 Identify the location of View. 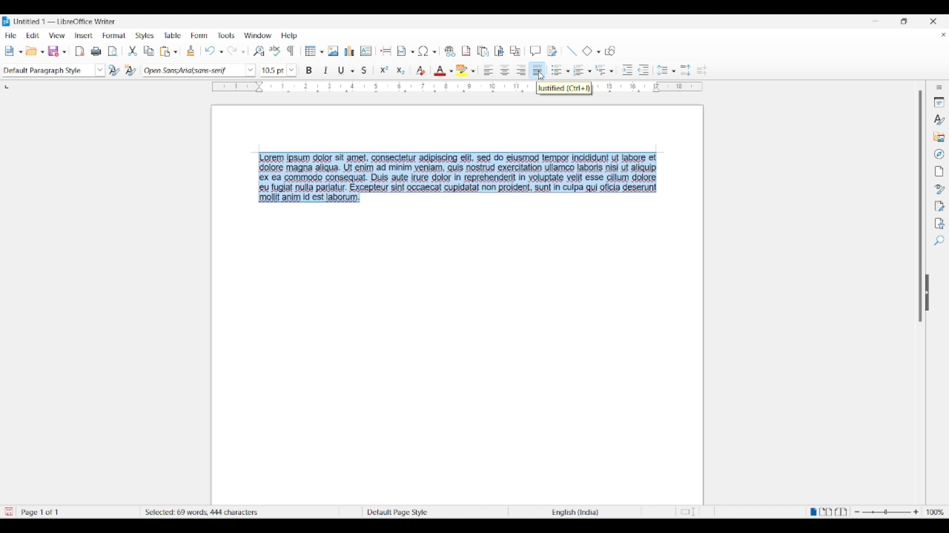
(57, 36).